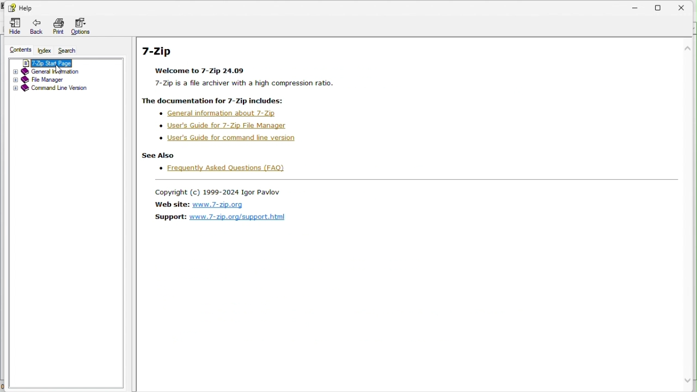 The width and height of the screenshot is (697, 392). I want to click on Copyright, so click(213, 192).